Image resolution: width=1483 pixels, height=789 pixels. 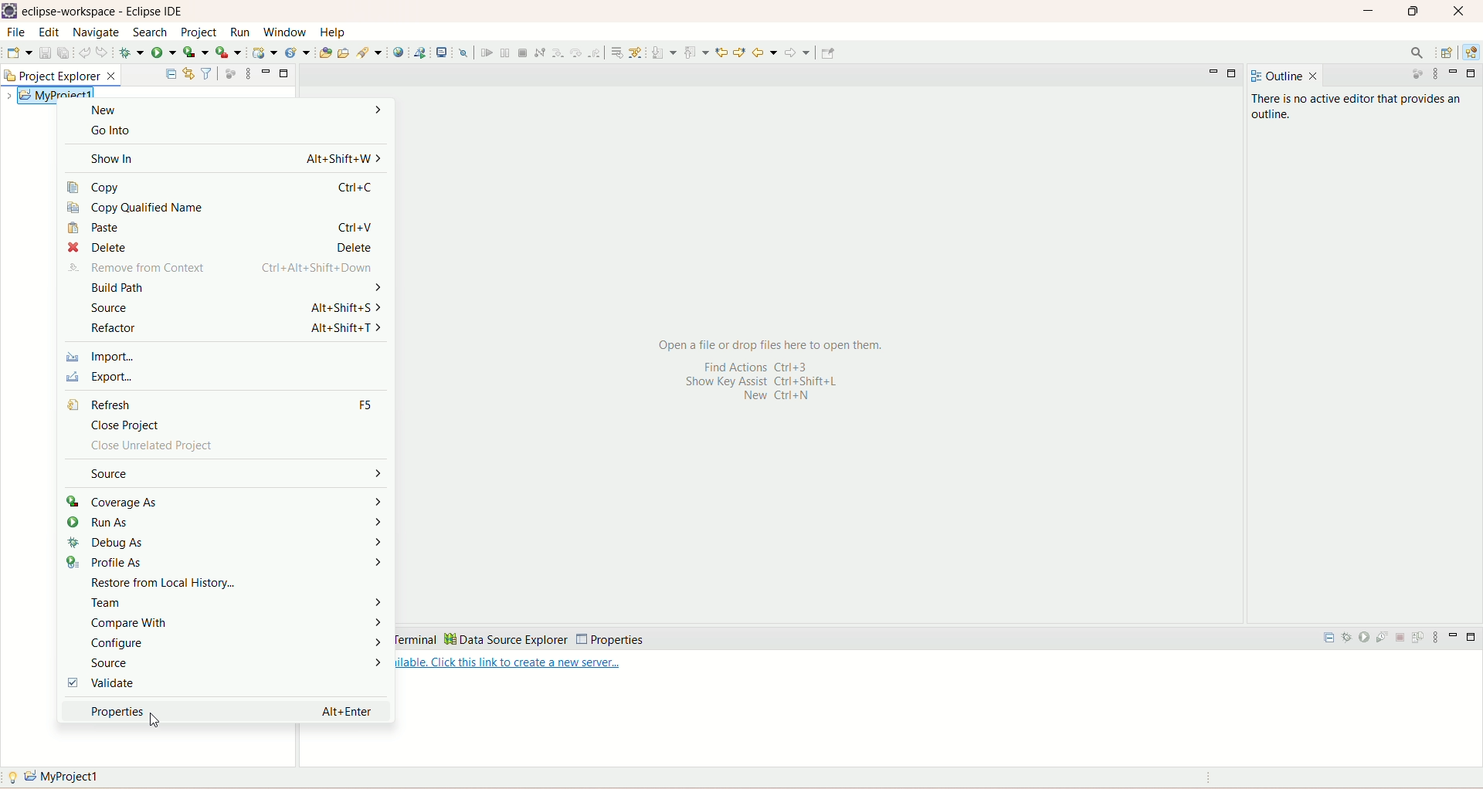 What do you see at coordinates (639, 52) in the screenshot?
I see `use step filters` at bounding box center [639, 52].